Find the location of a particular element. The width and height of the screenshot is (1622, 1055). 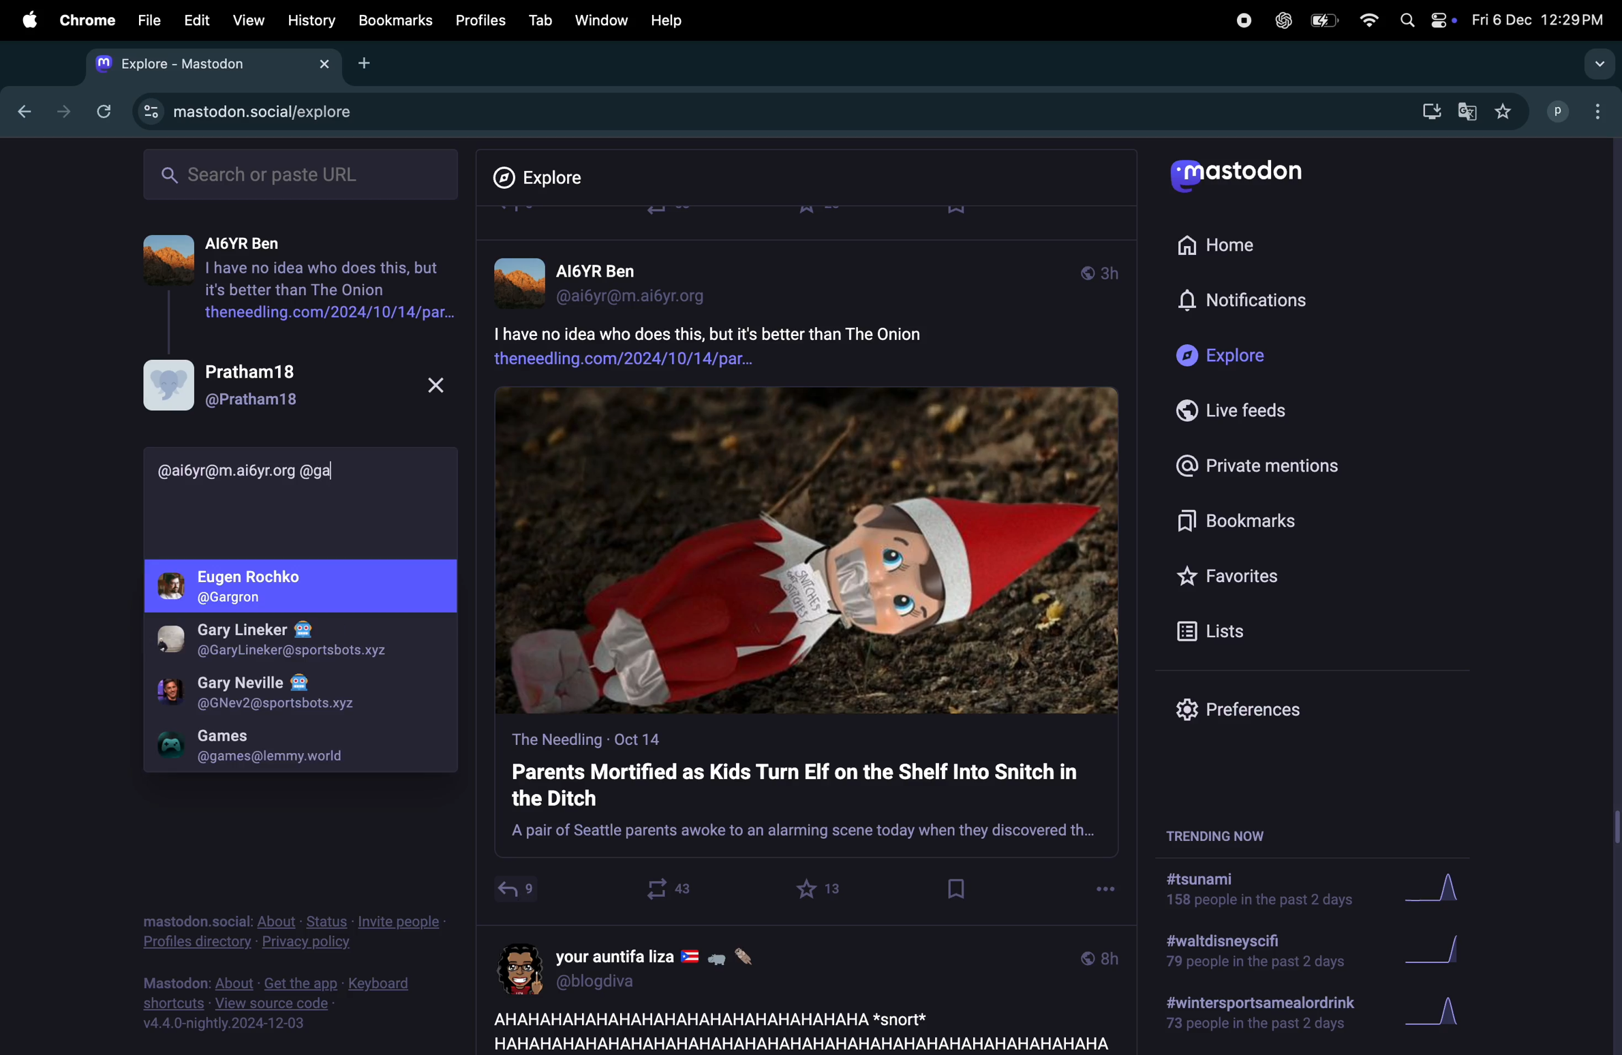

post description is located at coordinates (760, 343).